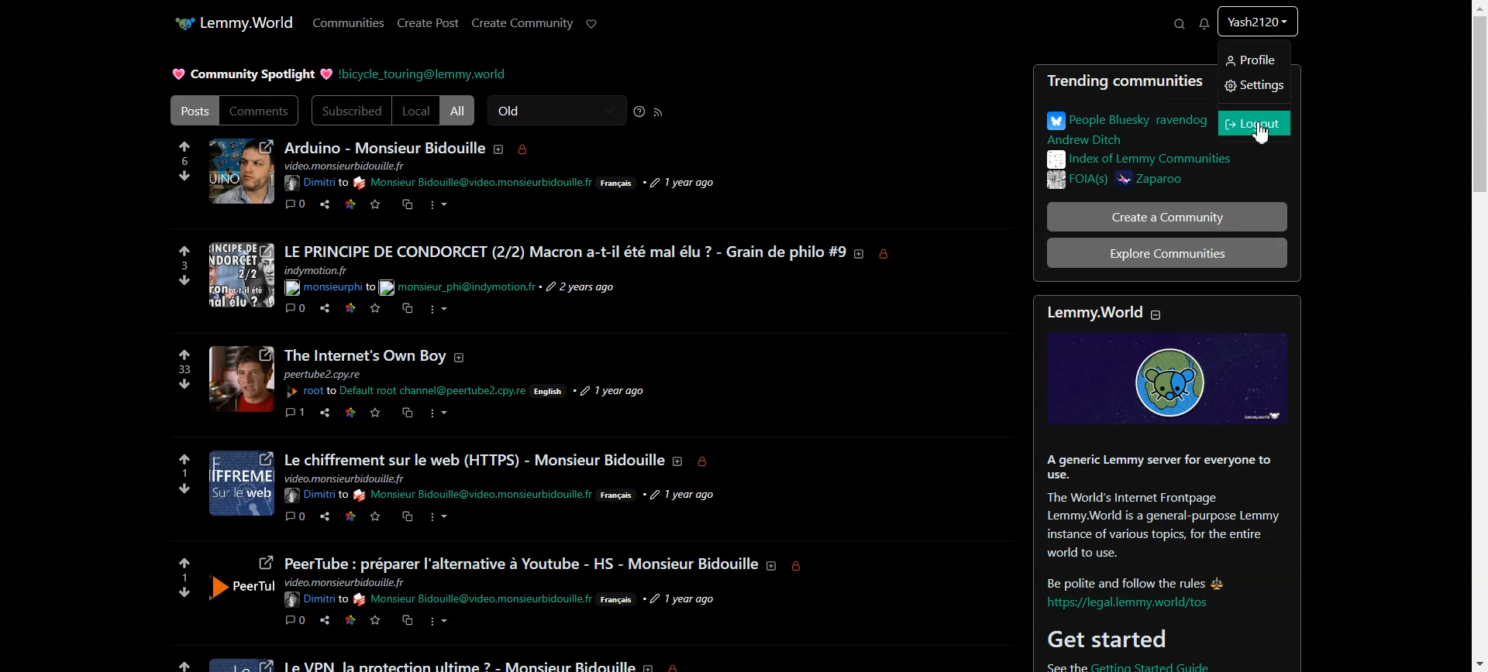  What do you see at coordinates (350, 111) in the screenshot?
I see `Subscribed` at bounding box center [350, 111].